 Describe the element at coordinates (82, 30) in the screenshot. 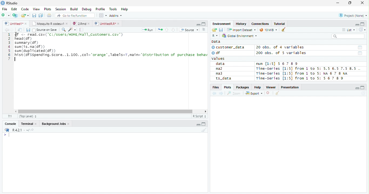

I see `Compile Report` at that location.